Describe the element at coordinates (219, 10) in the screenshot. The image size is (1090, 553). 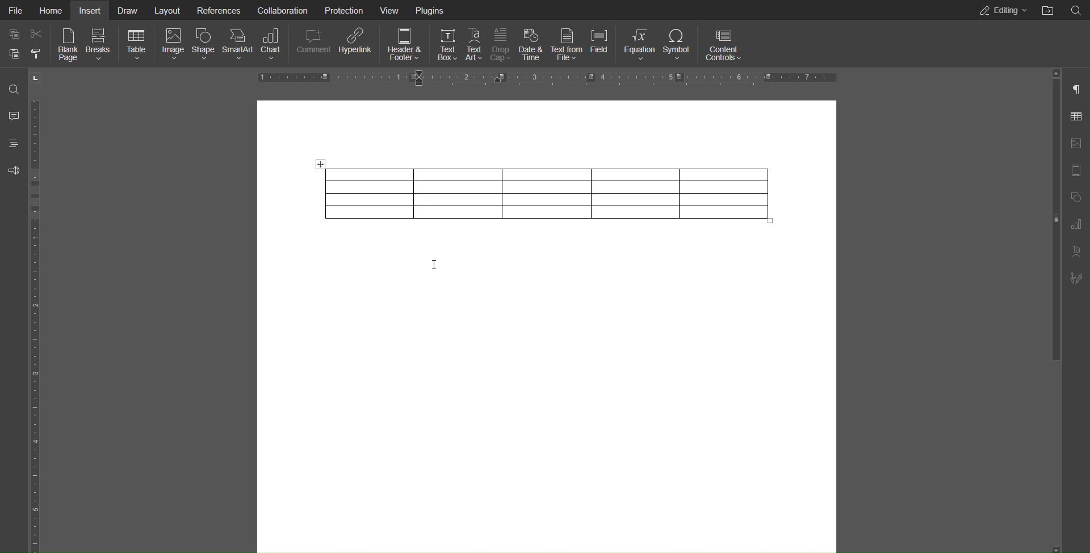
I see `References` at that location.